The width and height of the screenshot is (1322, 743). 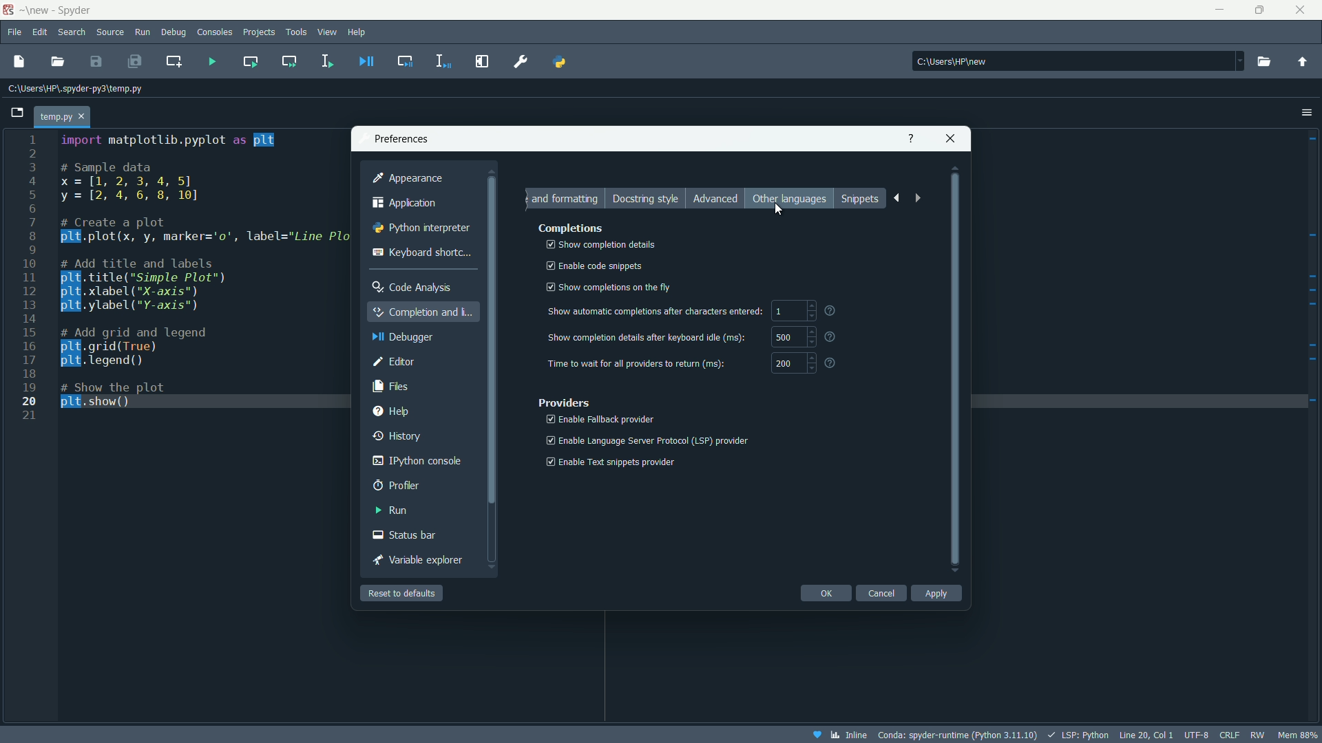 I want to click on reset to default, so click(x=402, y=593).